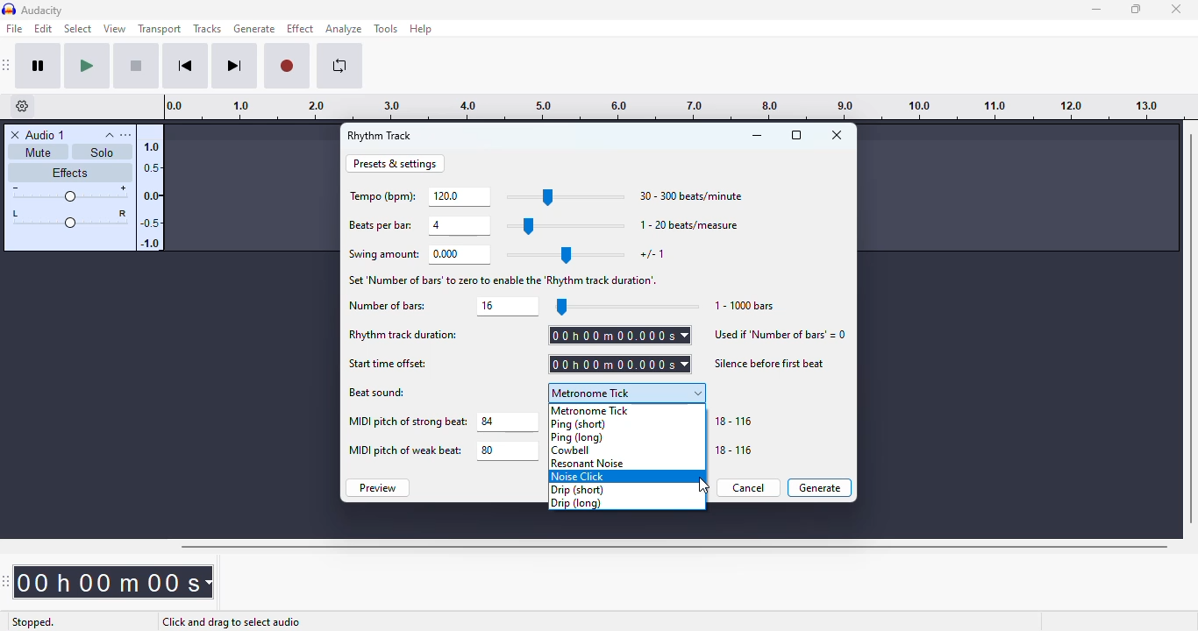 The width and height of the screenshot is (1198, 631). What do you see at coordinates (377, 393) in the screenshot?
I see `beat sound: ` at bounding box center [377, 393].